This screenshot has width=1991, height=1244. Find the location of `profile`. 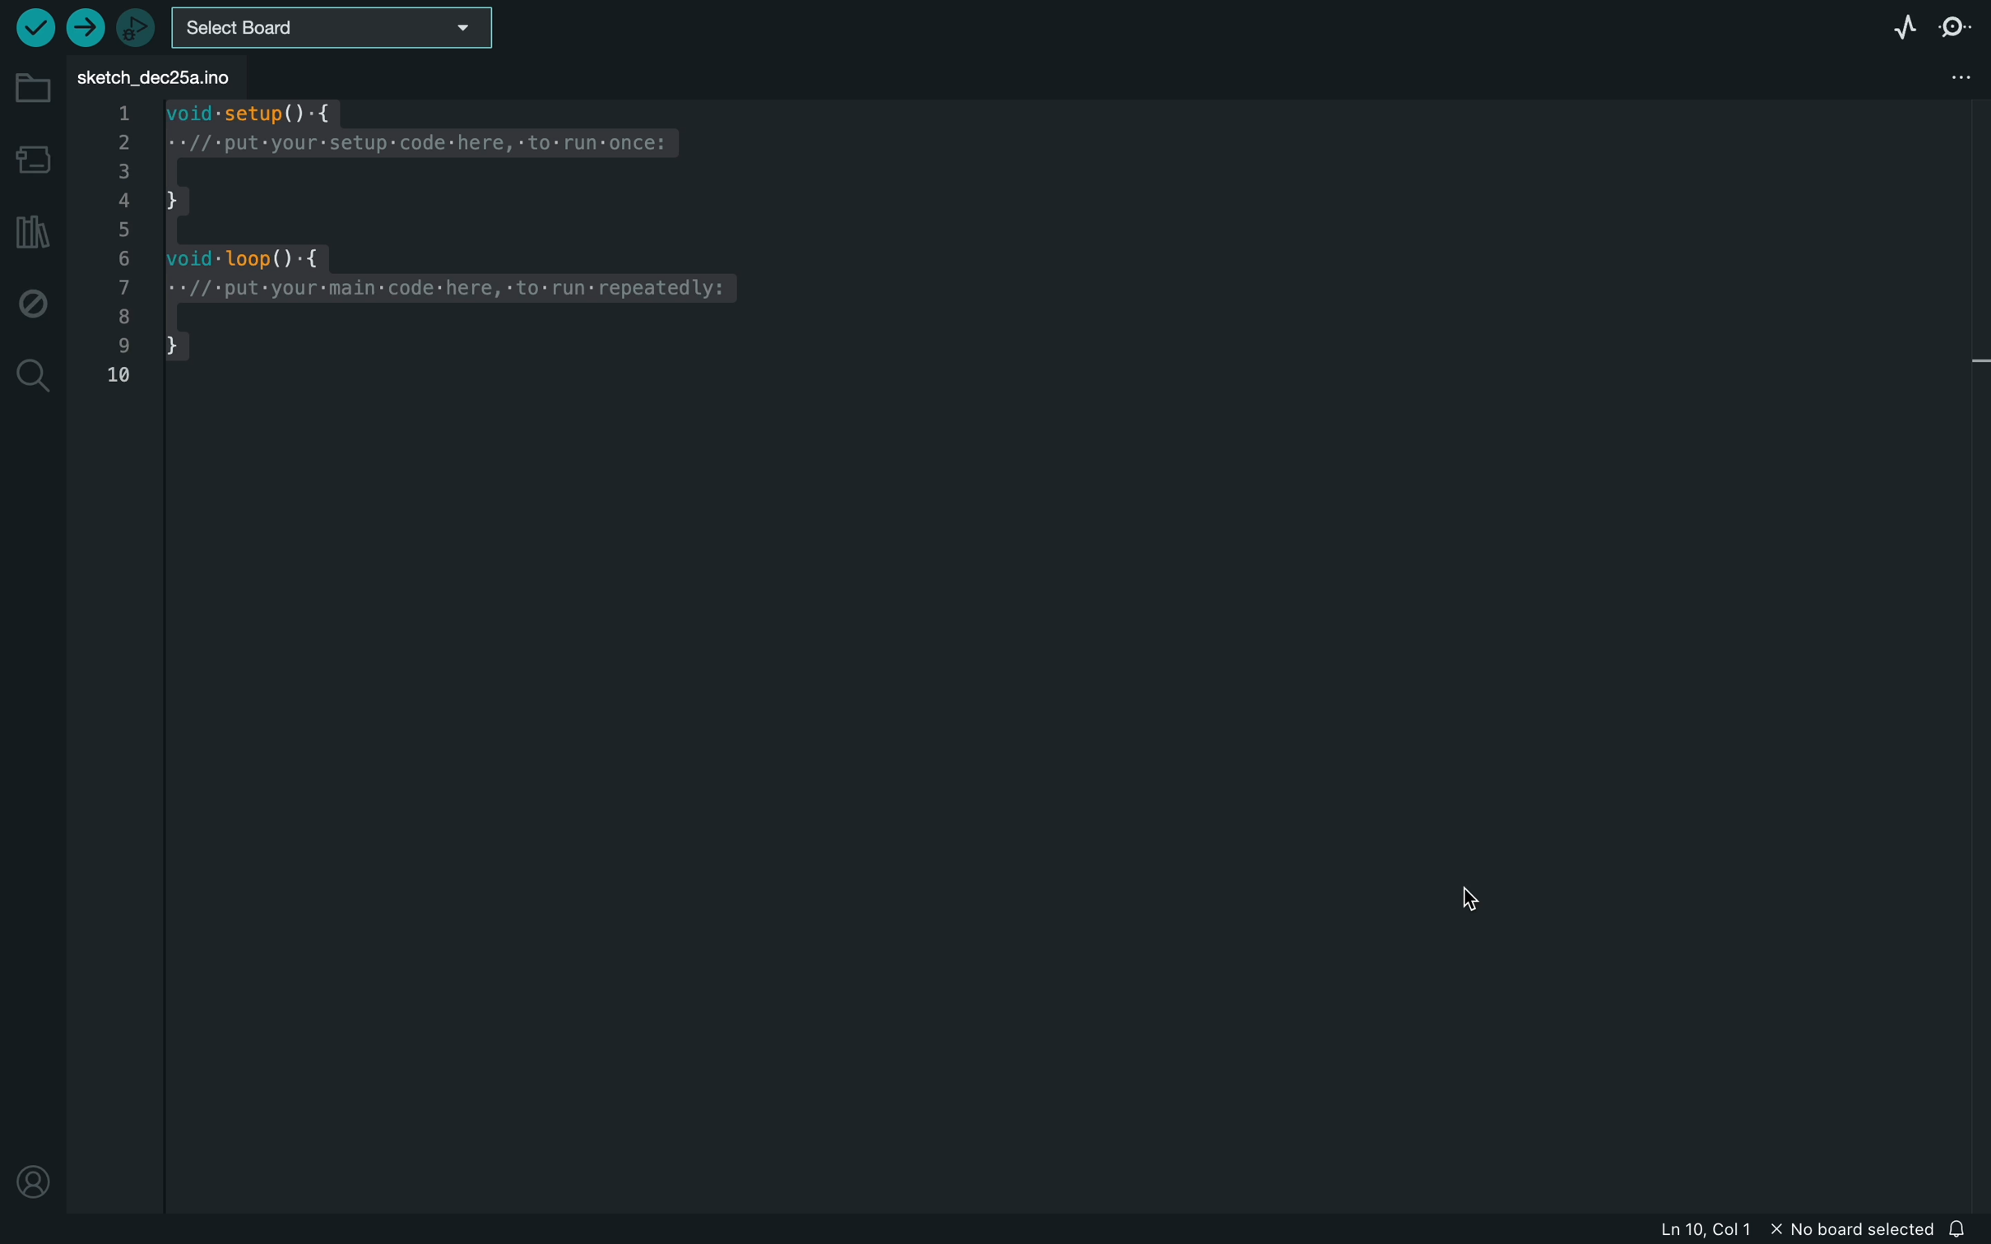

profile is located at coordinates (34, 1180).